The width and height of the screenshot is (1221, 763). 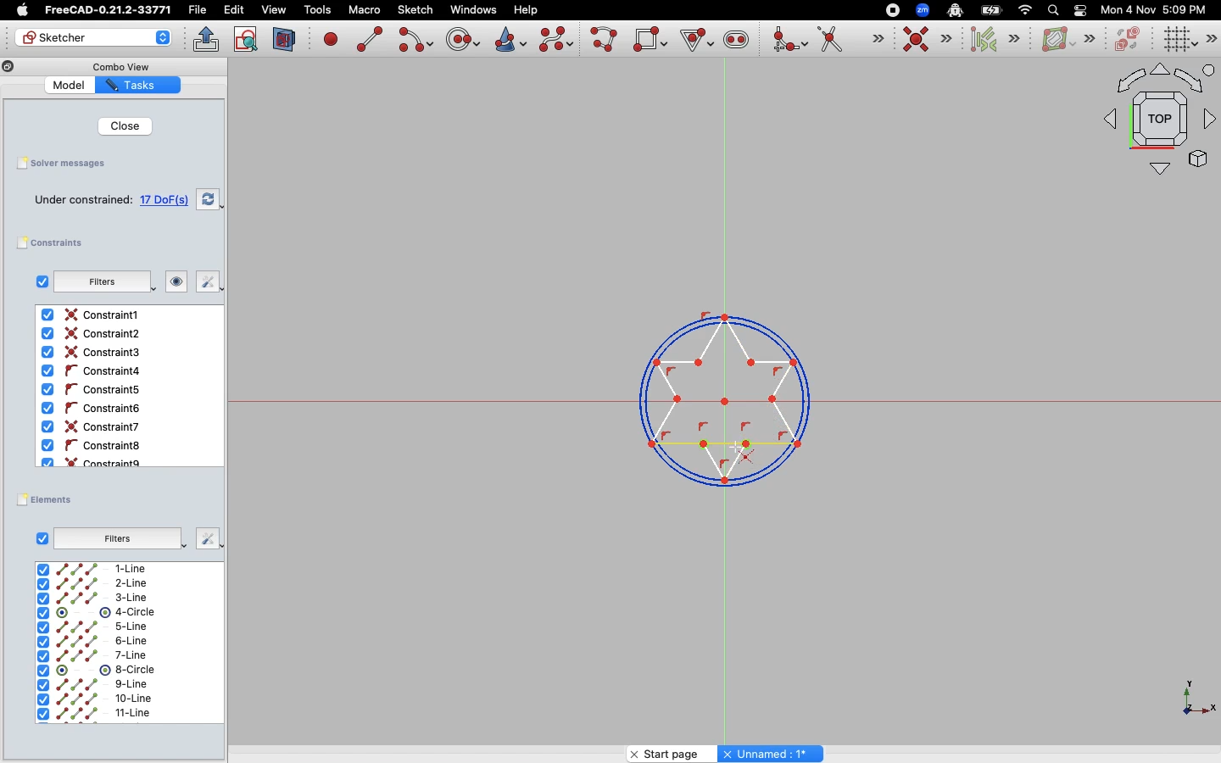 I want to click on Solver messages, so click(x=63, y=164).